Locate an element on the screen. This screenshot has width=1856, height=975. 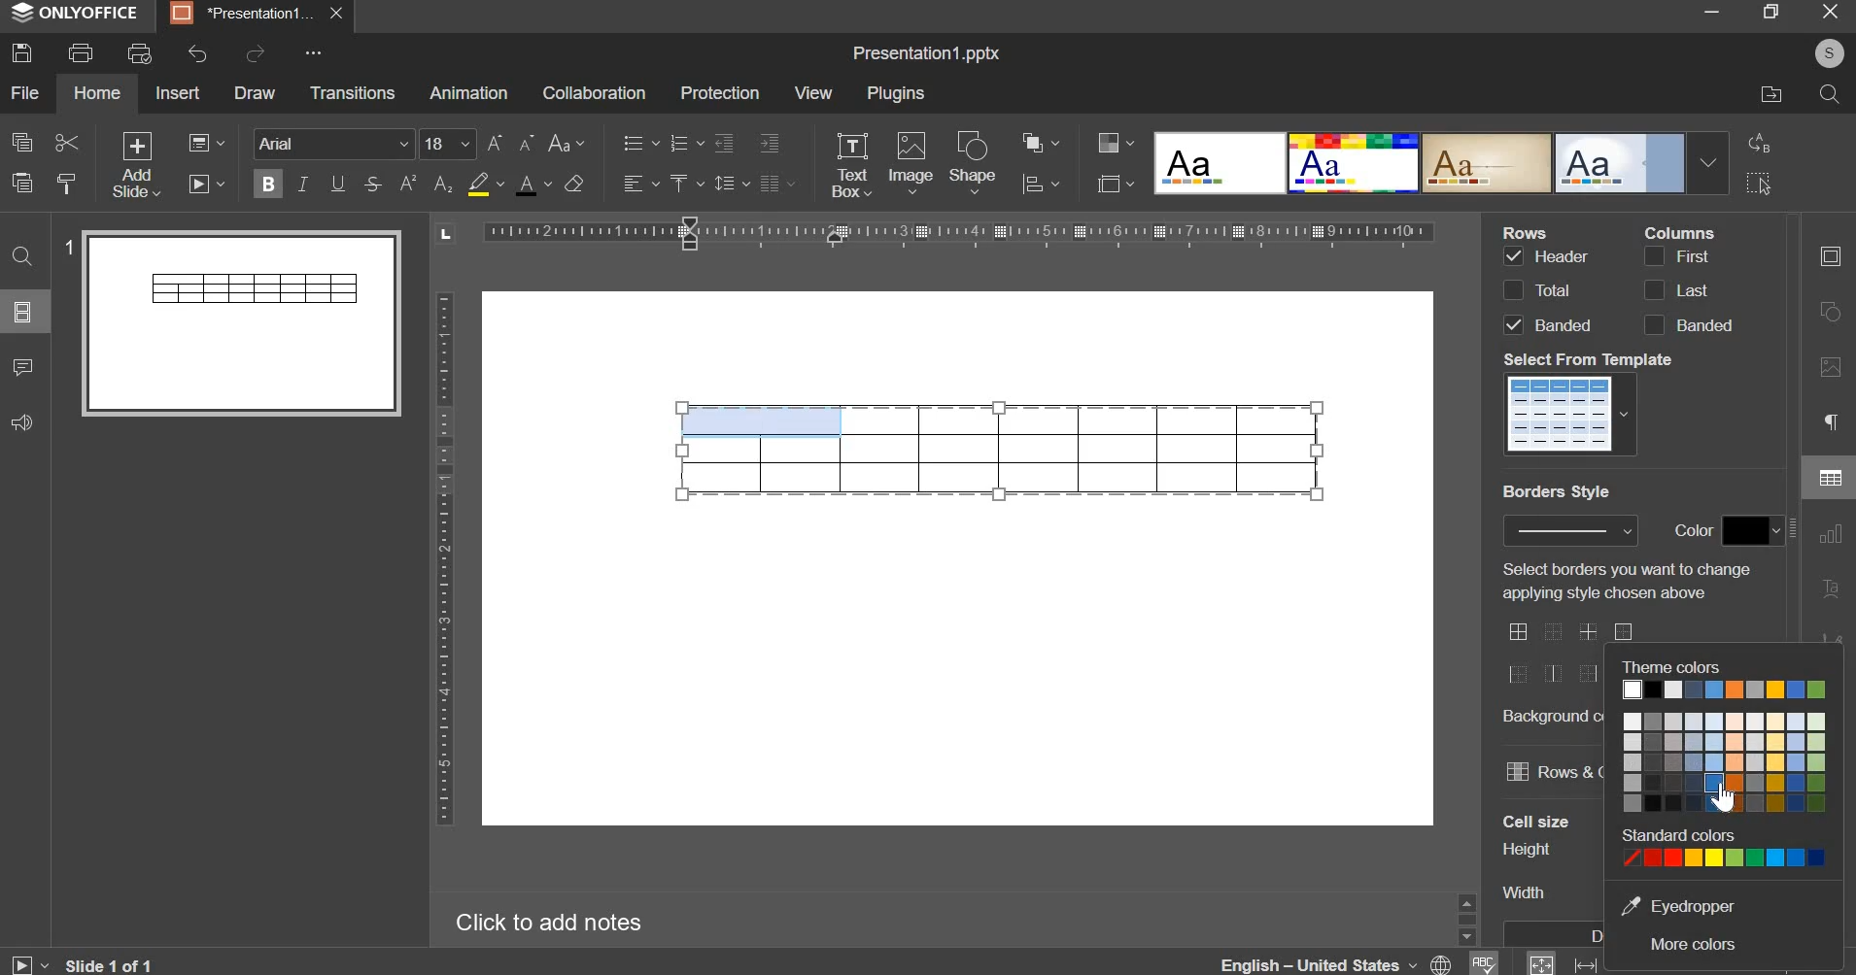
Border Style is located at coordinates (1557, 492).